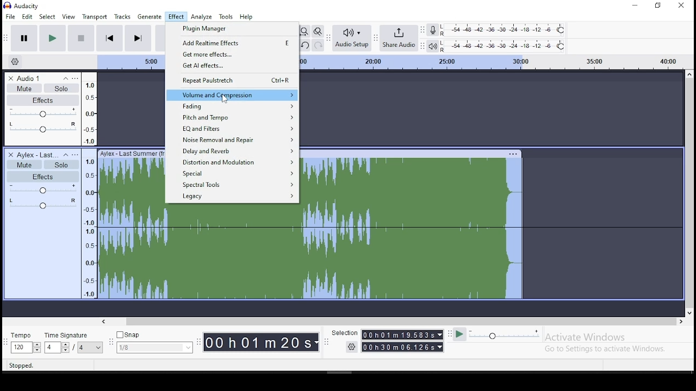 This screenshot has width=696, height=391. I want to click on spectral tools, so click(235, 184).